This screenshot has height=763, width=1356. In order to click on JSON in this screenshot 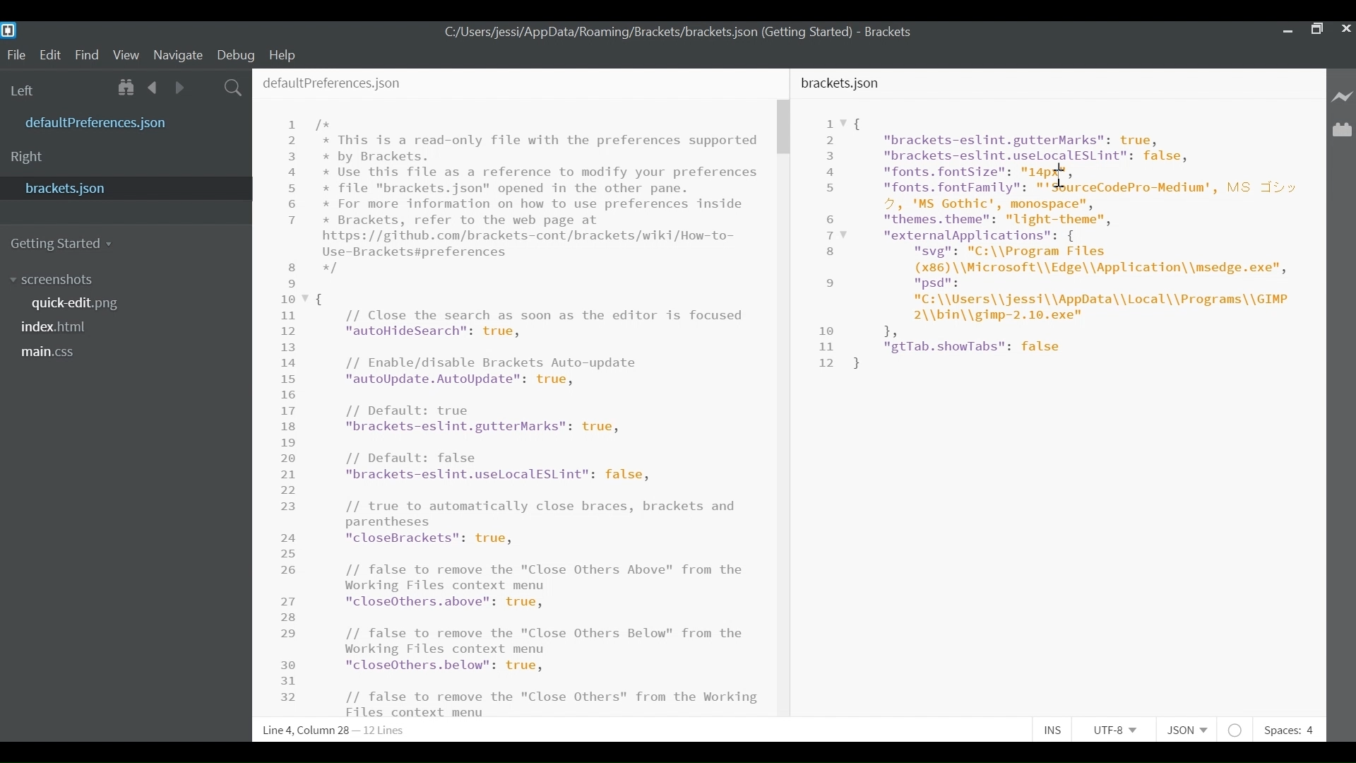, I will do `click(1191, 730)`.